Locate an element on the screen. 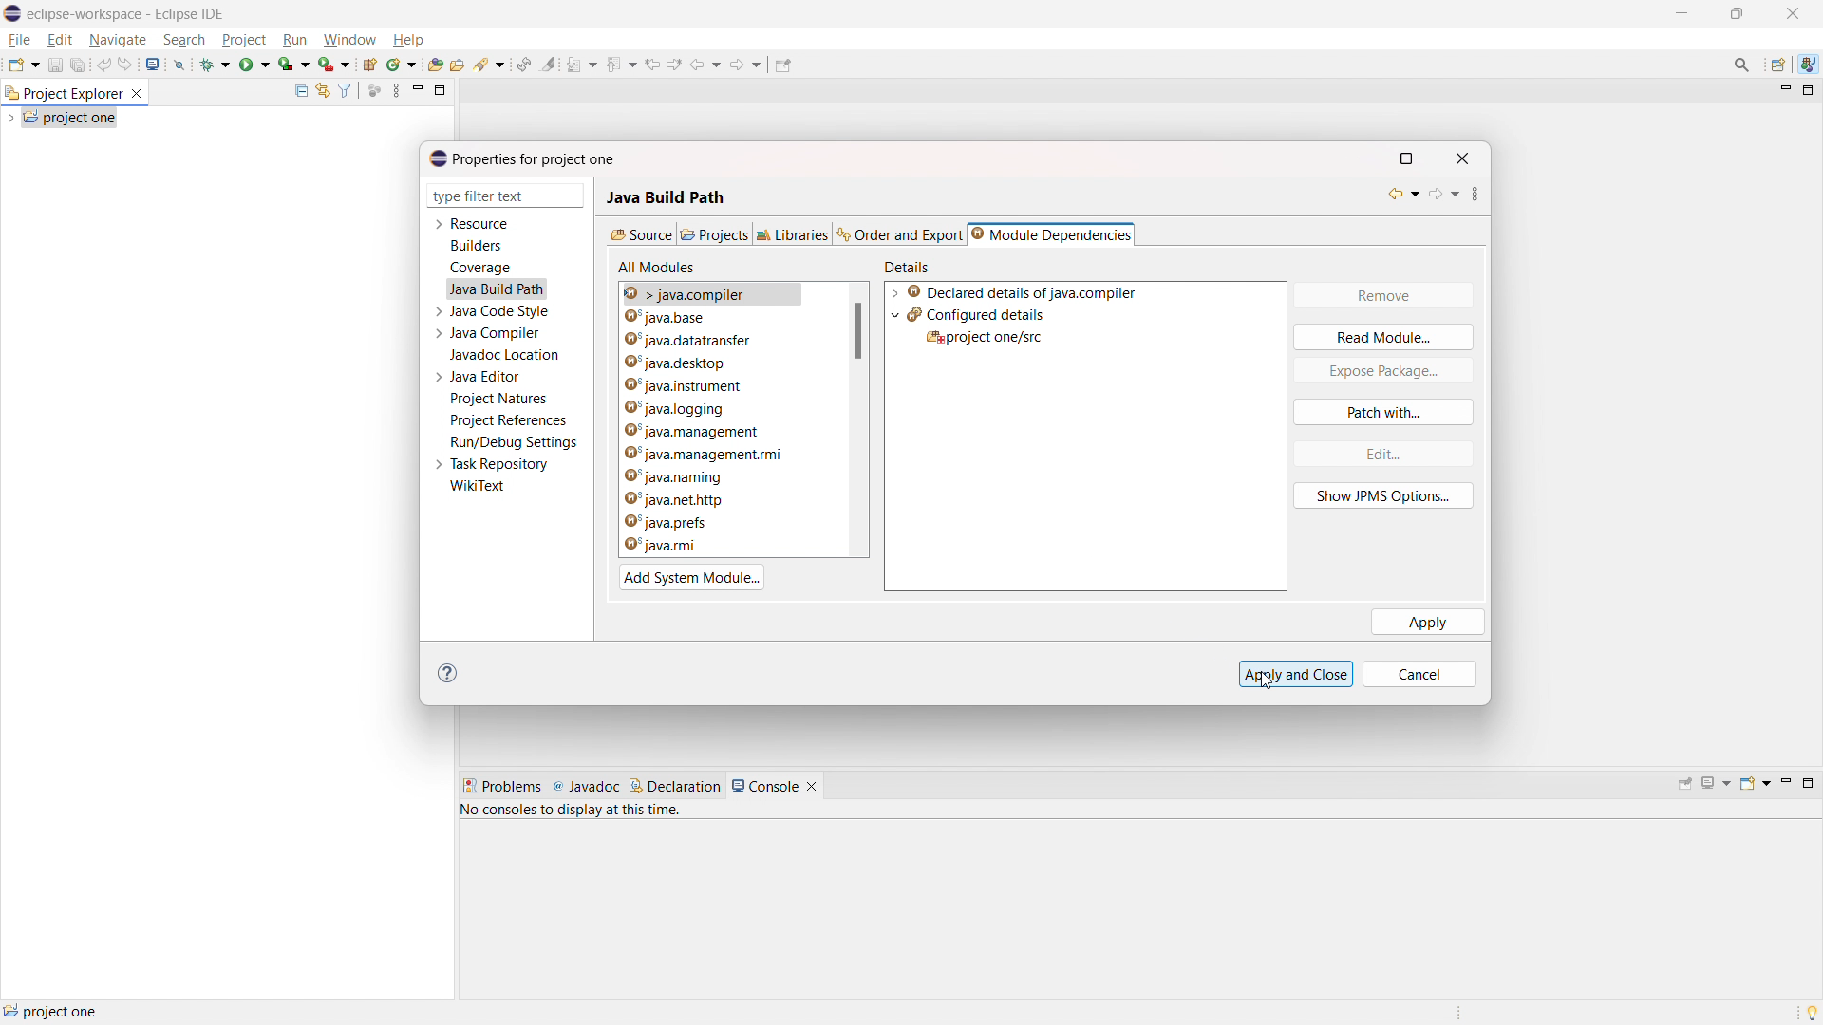 This screenshot has height=1025, width=1823. edit is located at coordinates (60, 41).